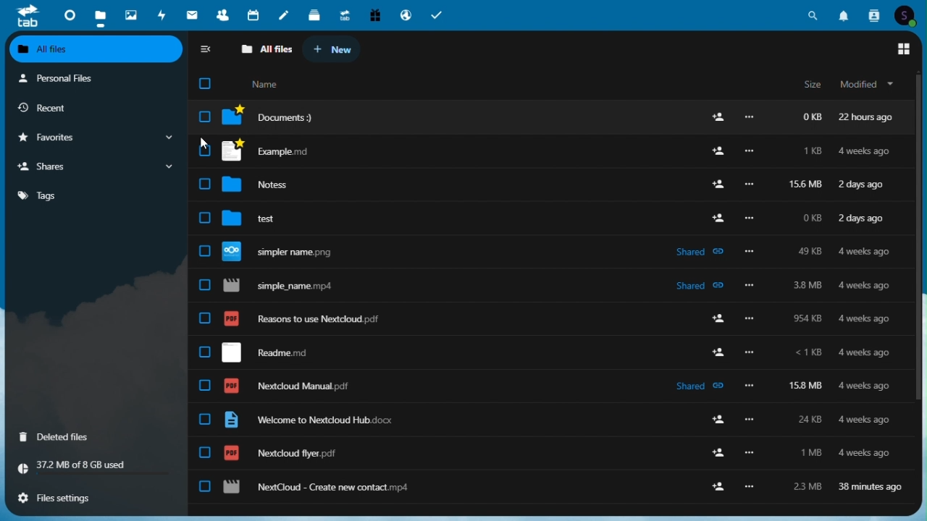 The image size is (927, 521). Describe the element at coordinates (281, 454) in the screenshot. I see `nextcloud flyer.pdf` at that location.